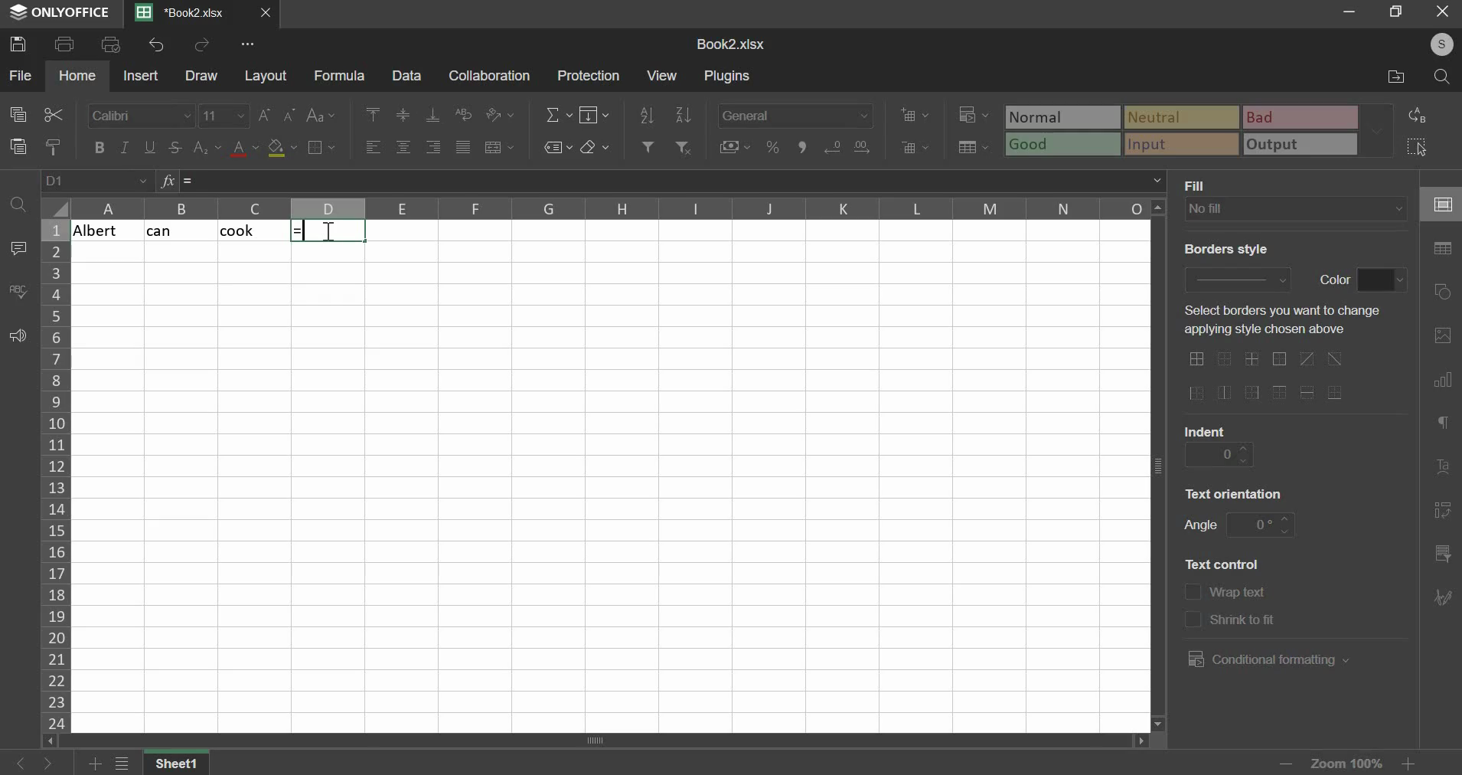 Image resolution: width=1462 pixels, height=775 pixels. Describe the element at coordinates (1161, 464) in the screenshot. I see `vertical scroll bar` at that location.